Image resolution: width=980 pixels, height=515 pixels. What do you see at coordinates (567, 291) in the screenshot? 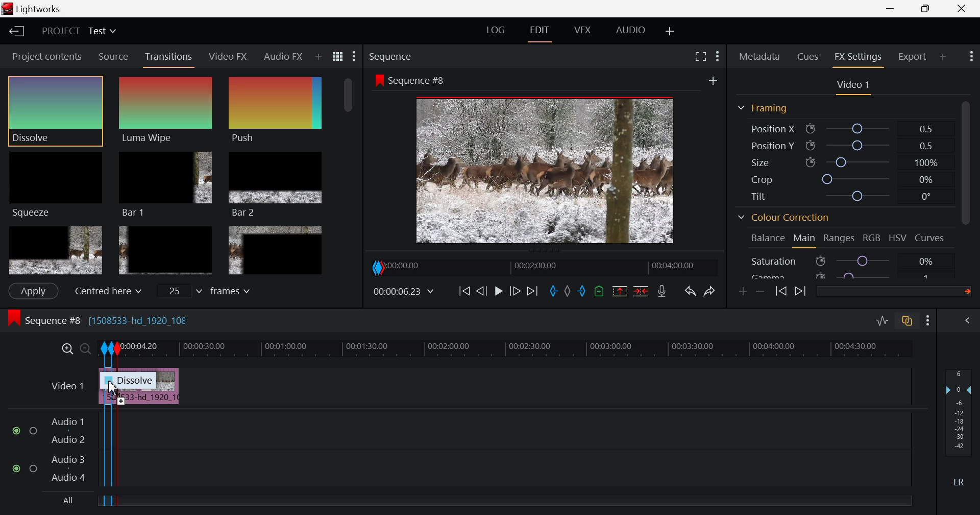
I see `Remove all marks` at bounding box center [567, 291].